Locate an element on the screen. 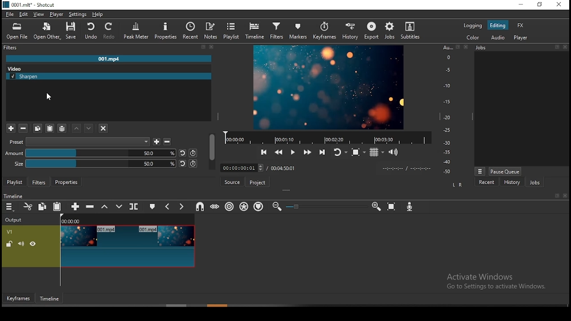  minimize is located at coordinates (522, 5).